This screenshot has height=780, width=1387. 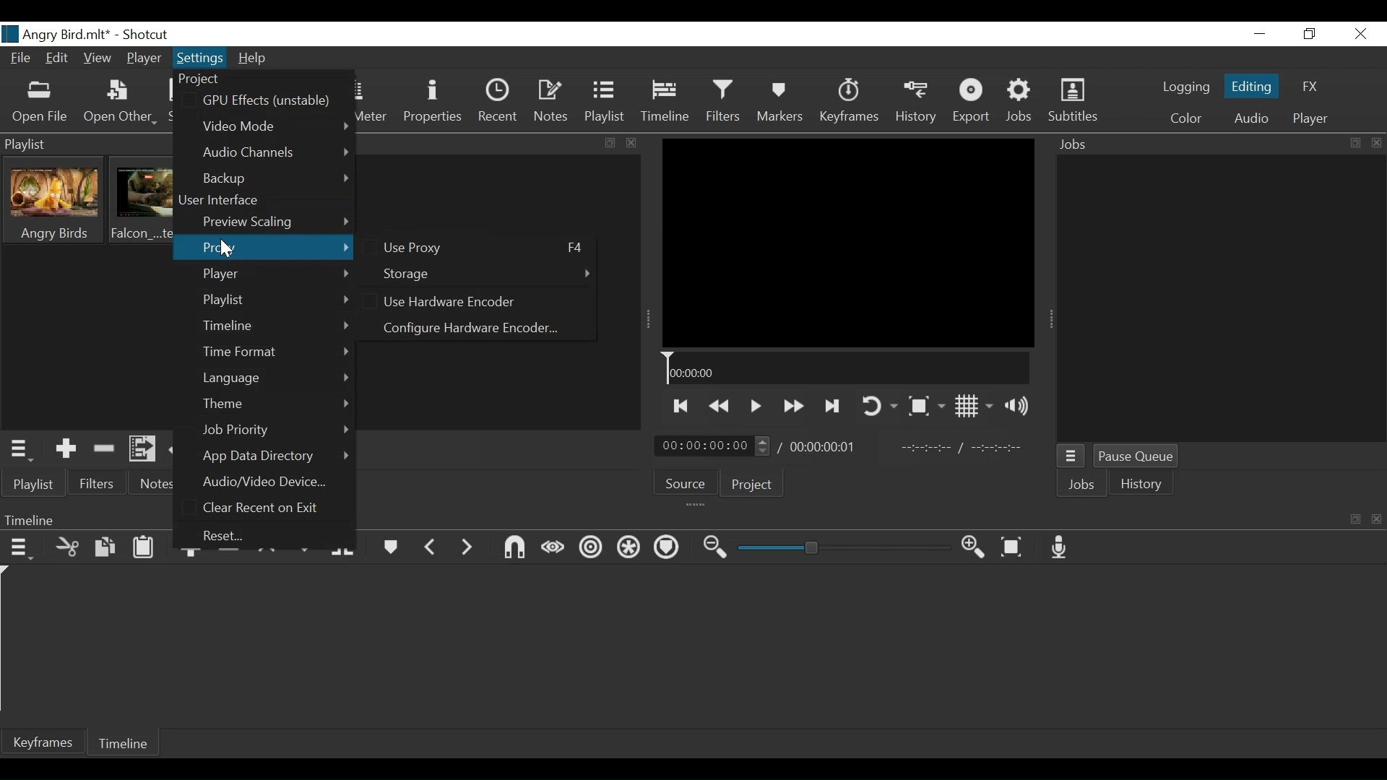 What do you see at coordinates (277, 274) in the screenshot?
I see `Player` at bounding box center [277, 274].